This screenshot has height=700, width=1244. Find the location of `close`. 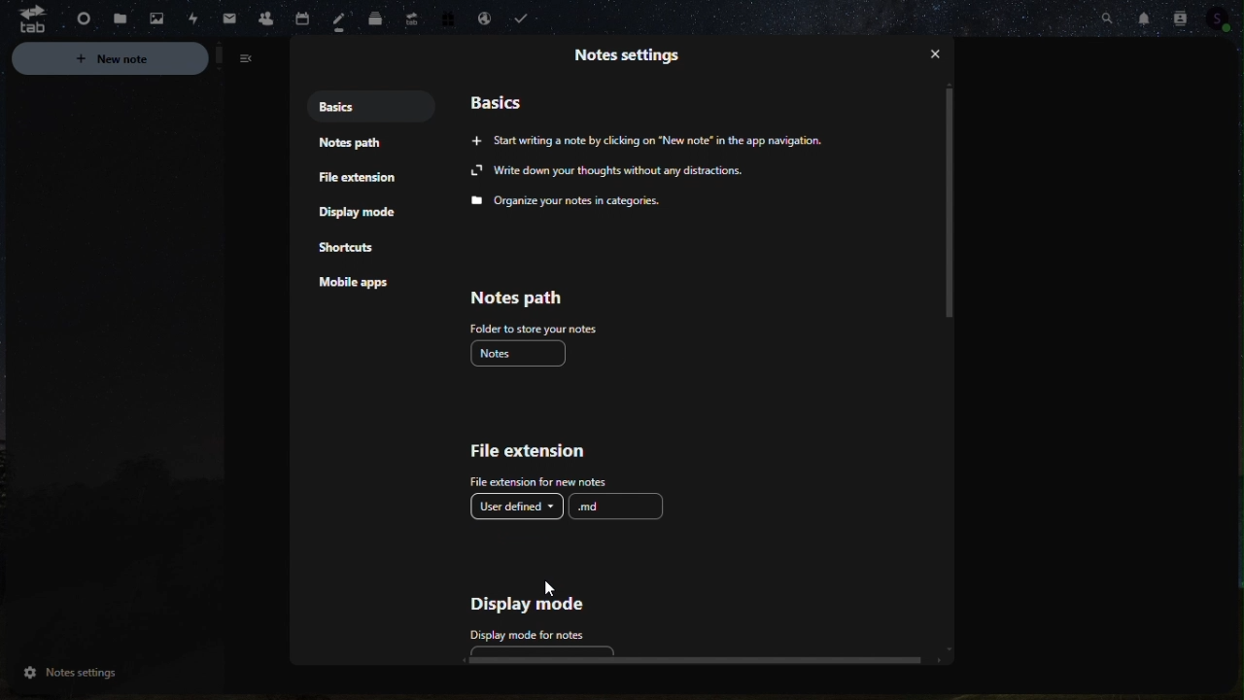

close is located at coordinates (936, 56).